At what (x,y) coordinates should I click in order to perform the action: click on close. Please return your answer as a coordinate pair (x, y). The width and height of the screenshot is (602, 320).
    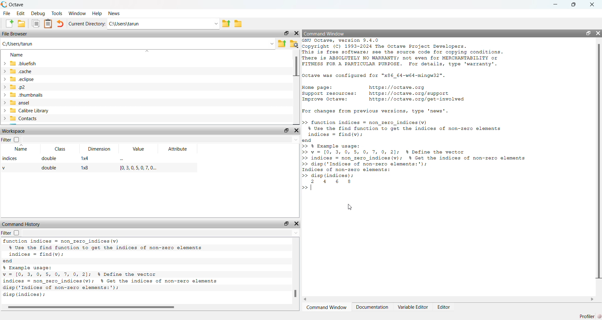
    Looking at the image, I should click on (592, 6).